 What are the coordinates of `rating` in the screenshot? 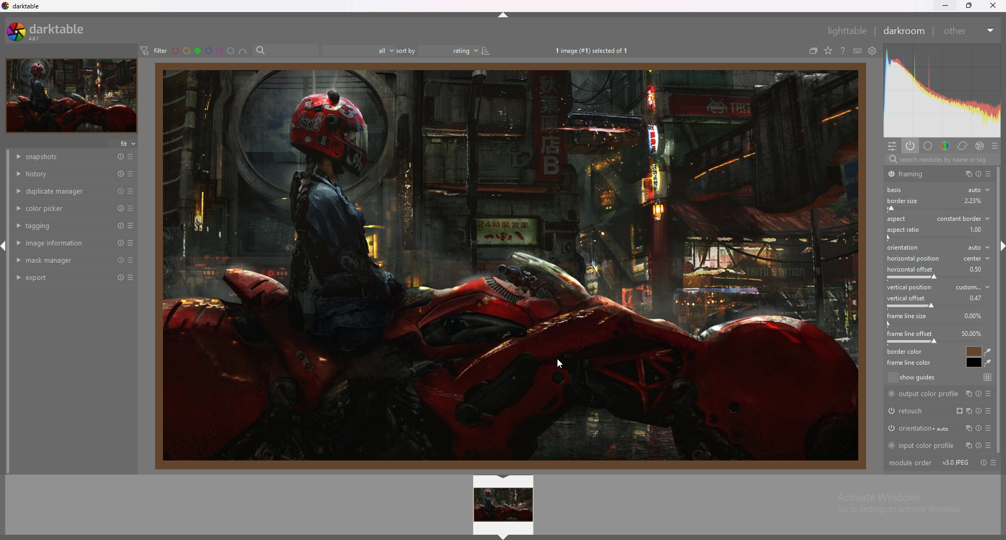 It's located at (455, 51).